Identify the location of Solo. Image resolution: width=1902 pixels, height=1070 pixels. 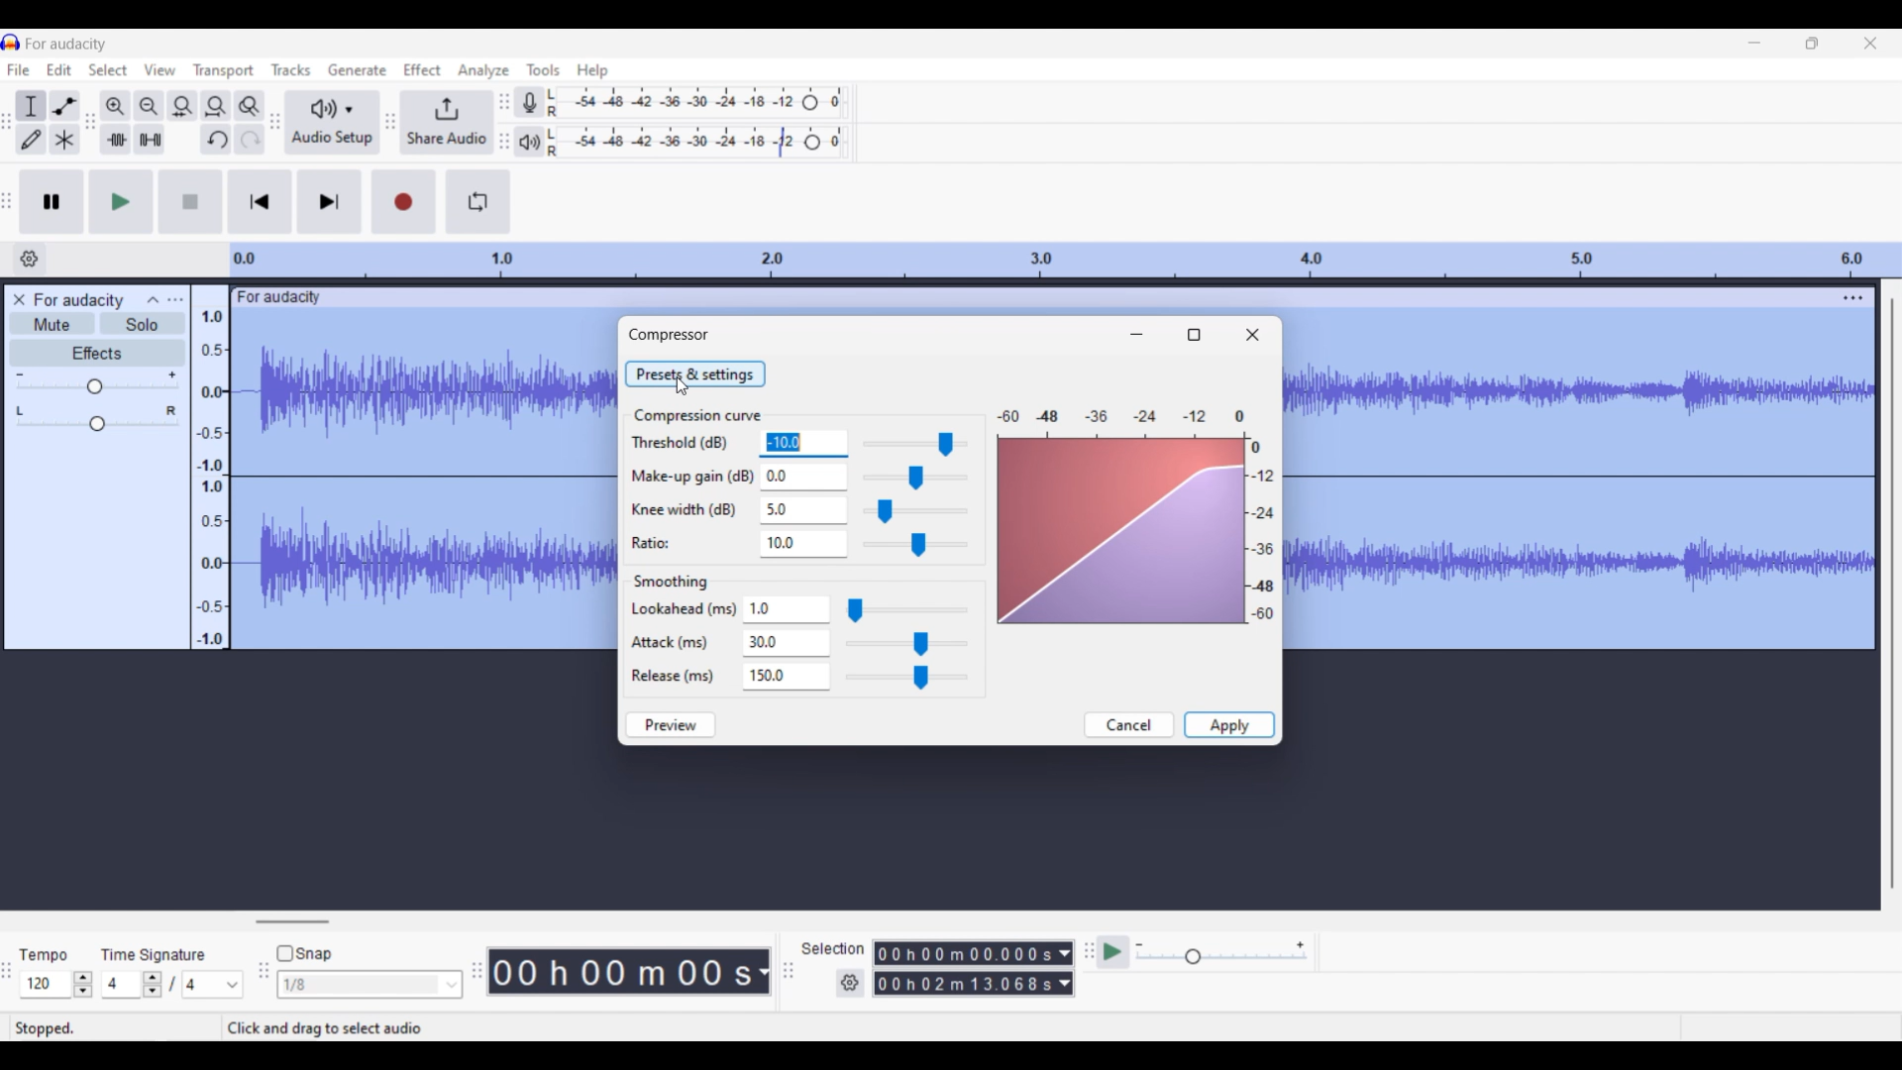
(143, 324).